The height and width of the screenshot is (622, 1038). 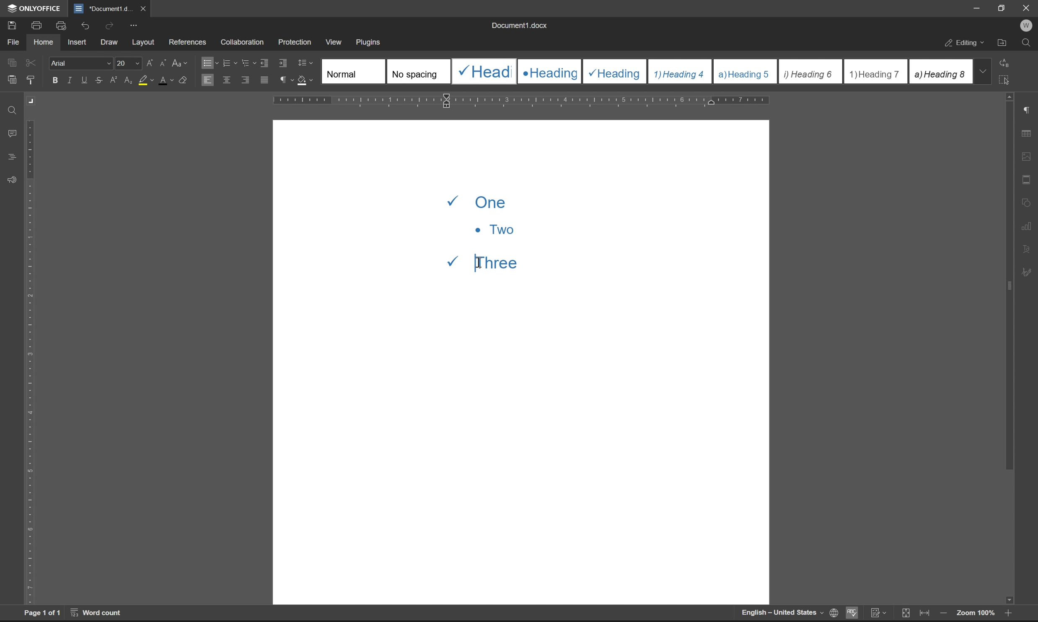 I want to click on shape settings, so click(x=1026, y=200).